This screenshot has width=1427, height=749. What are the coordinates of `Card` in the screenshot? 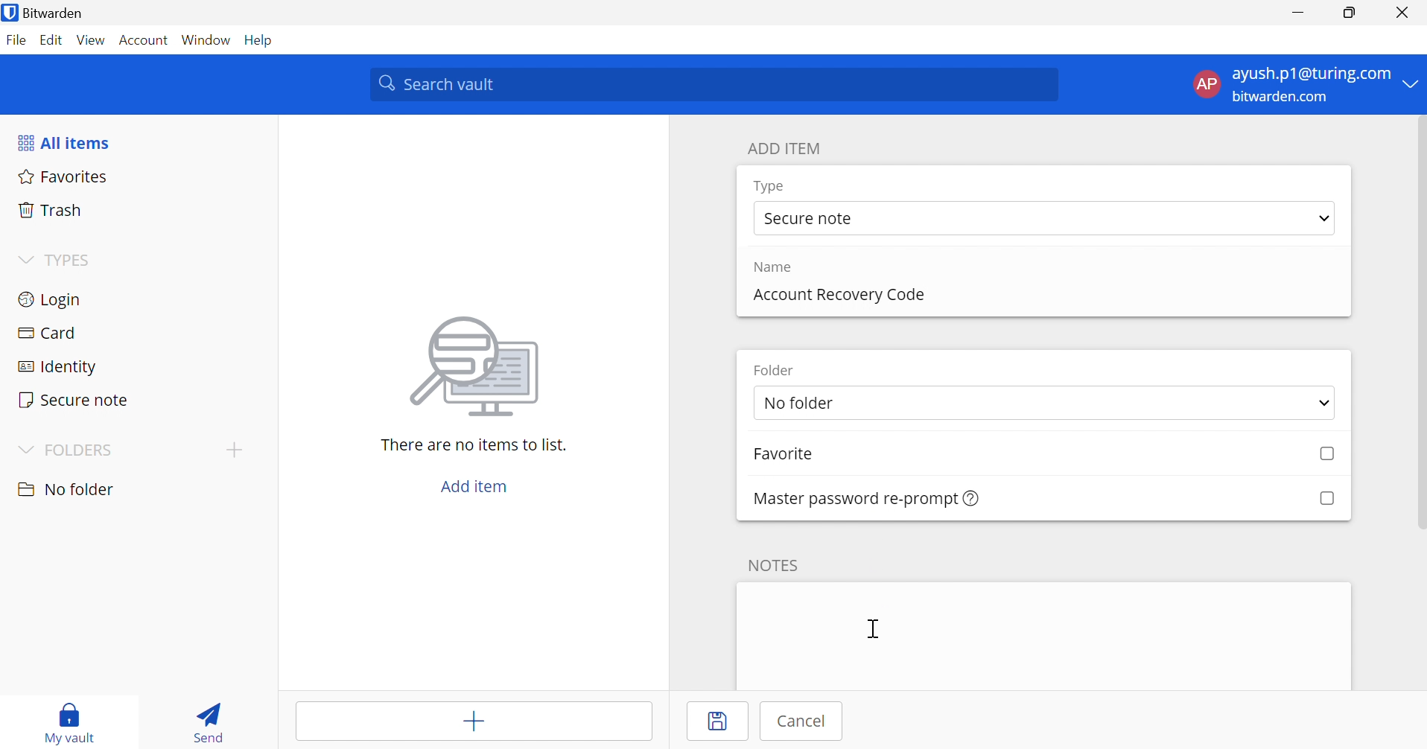 It's located at (51, 333).